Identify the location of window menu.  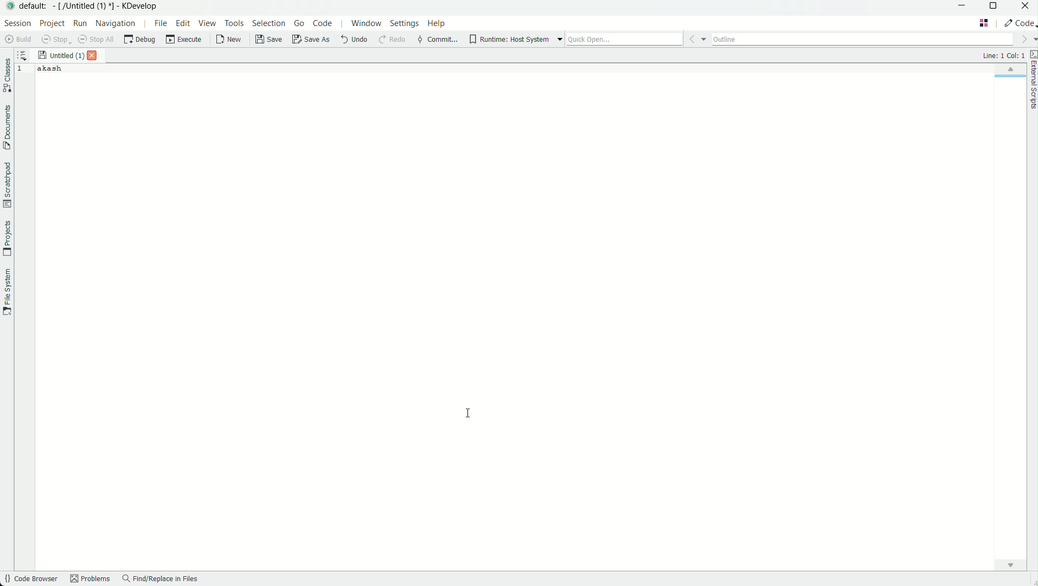
(366, 25).